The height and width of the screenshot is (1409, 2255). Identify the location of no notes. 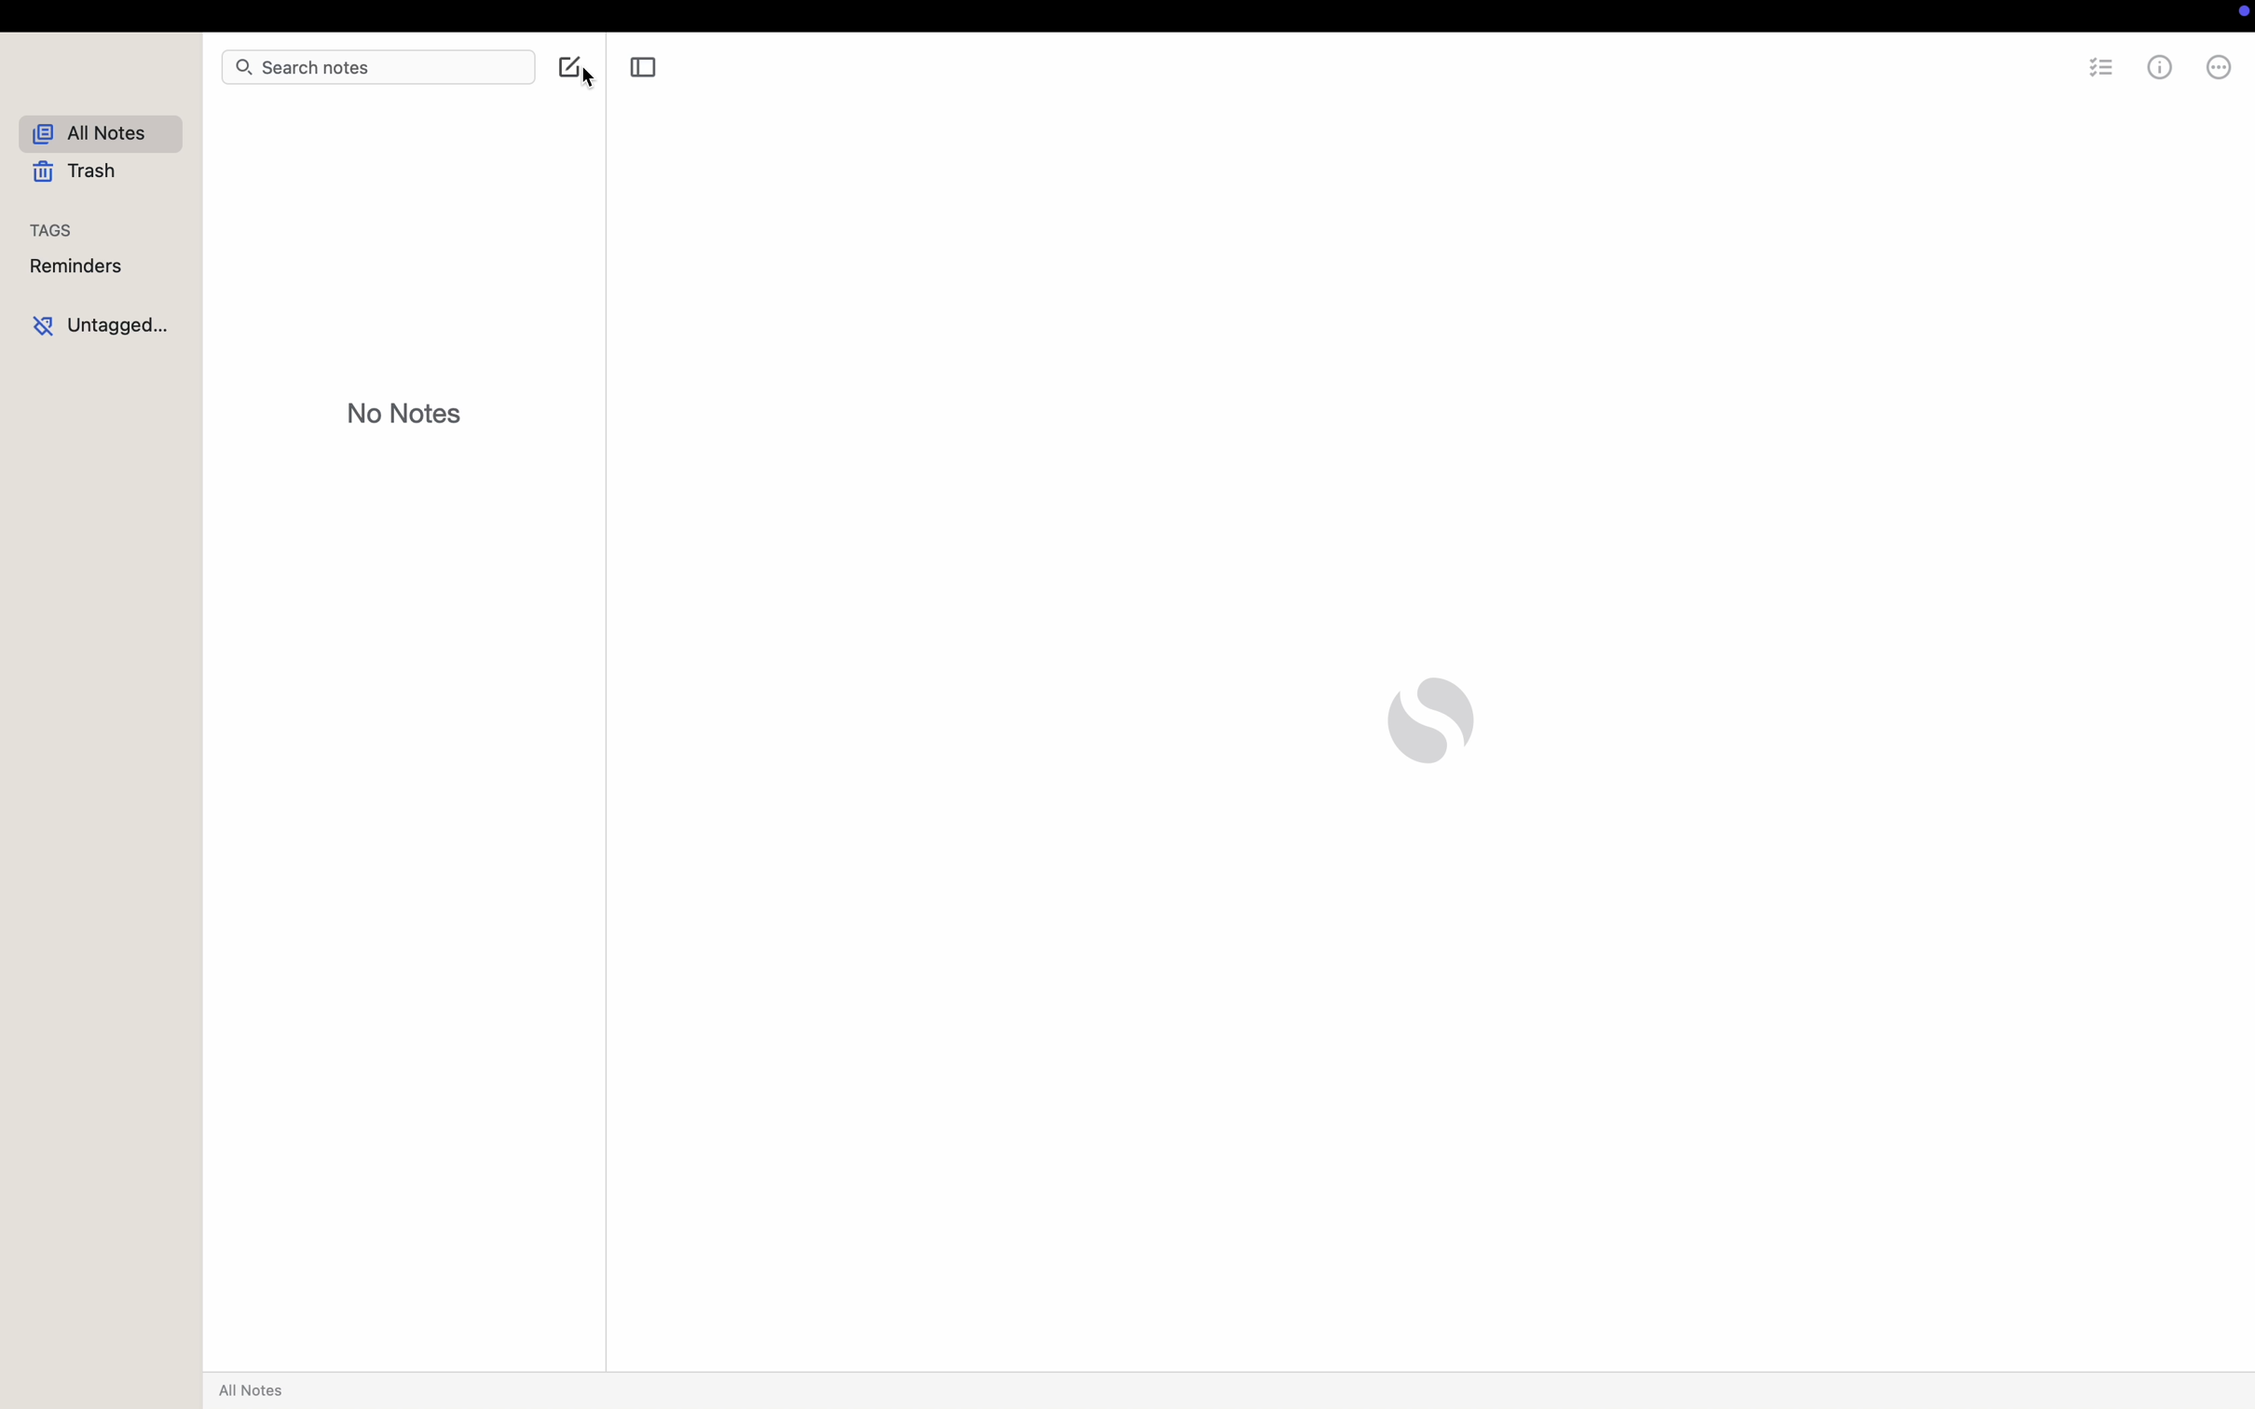
(404, 415).